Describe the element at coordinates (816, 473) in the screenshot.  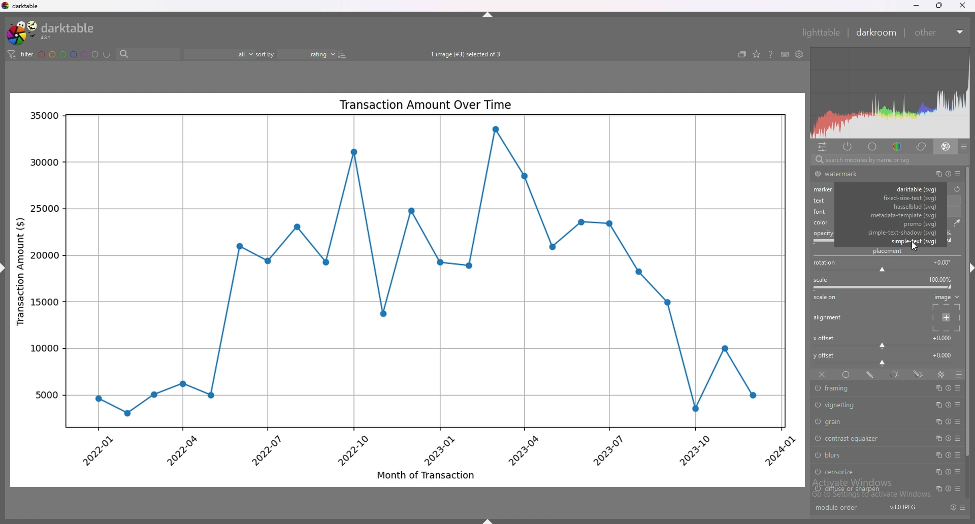
I see `switch off` at that location.